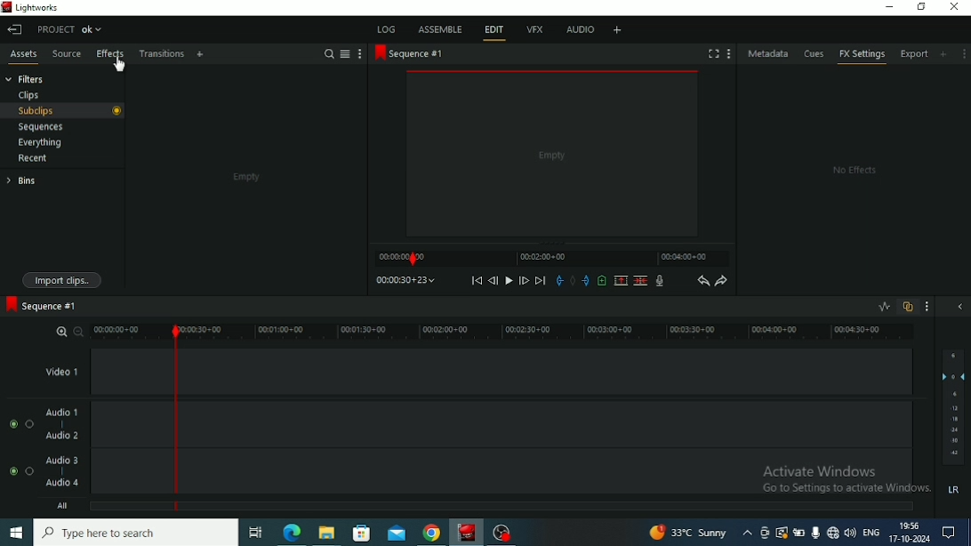 This screenshot has height=546, width=971. I want to click on Seek bar , so click(176, 416).